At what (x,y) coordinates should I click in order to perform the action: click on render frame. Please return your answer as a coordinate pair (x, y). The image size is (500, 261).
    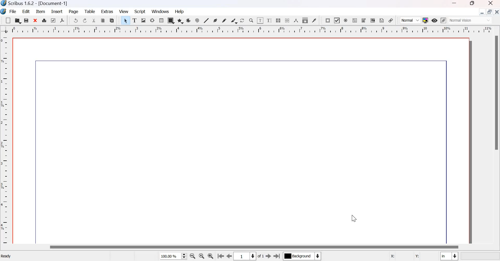
    Looking at the image, I should click on (152, 20).